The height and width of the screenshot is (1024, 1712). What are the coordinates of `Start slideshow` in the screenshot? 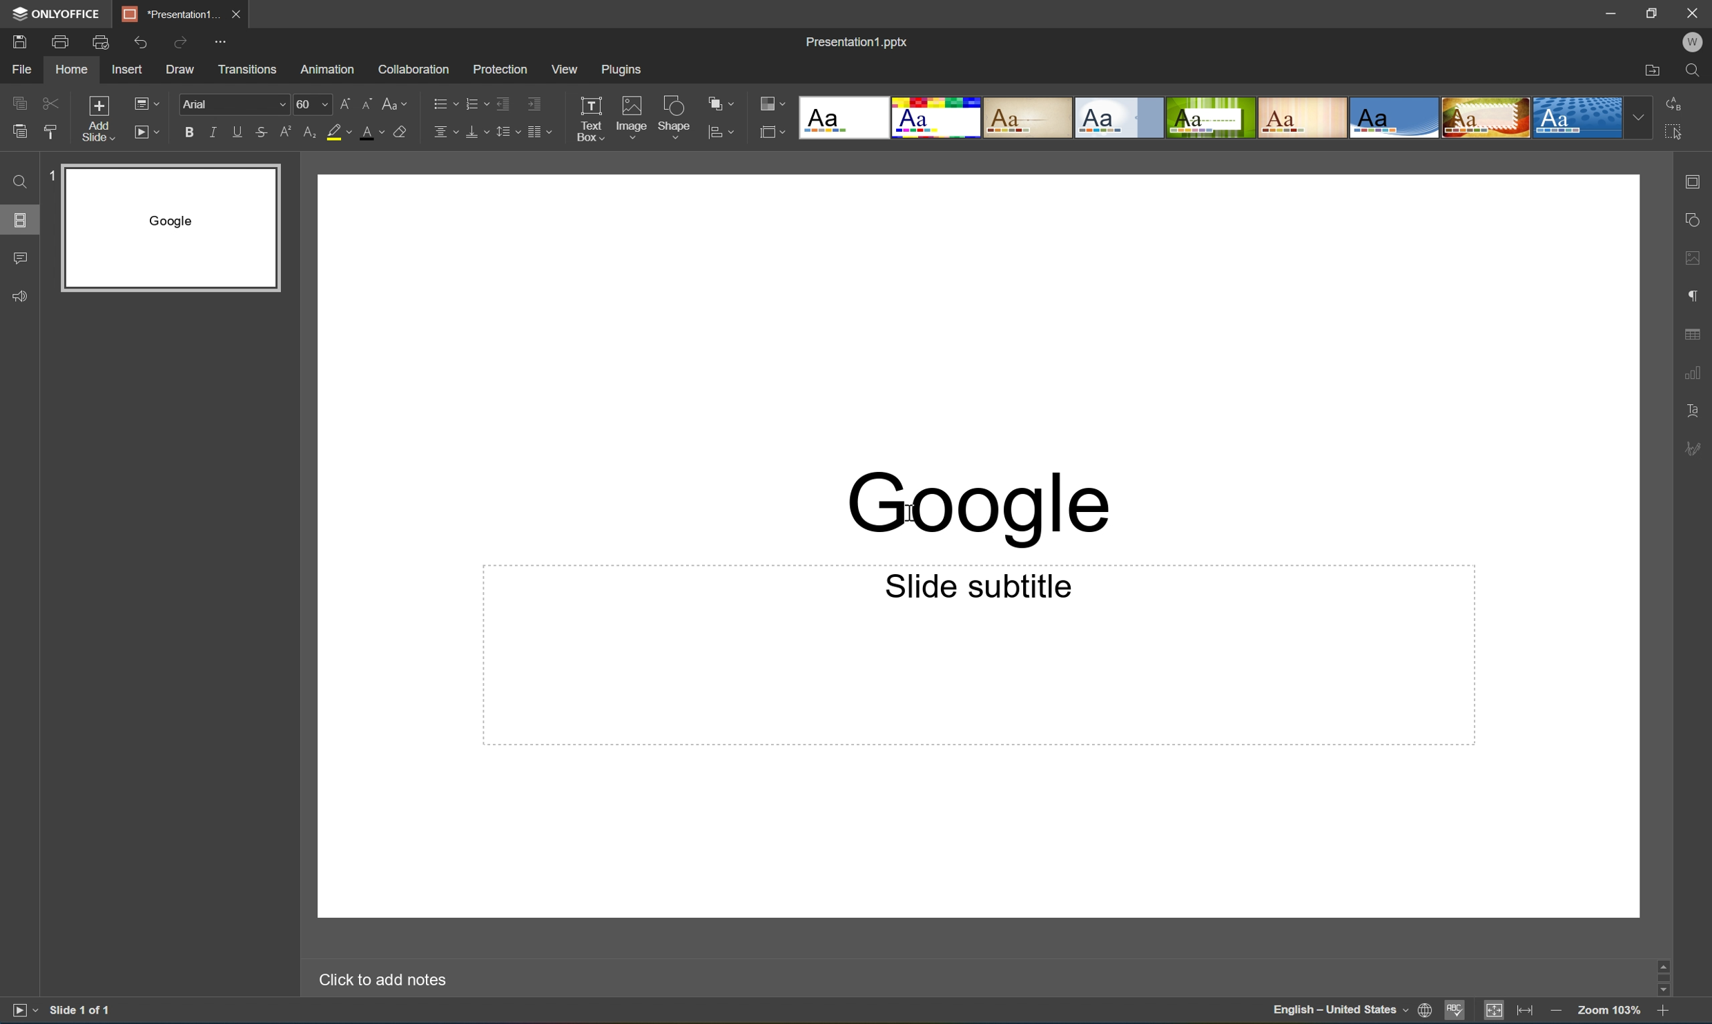 It's located at (20, 1014).